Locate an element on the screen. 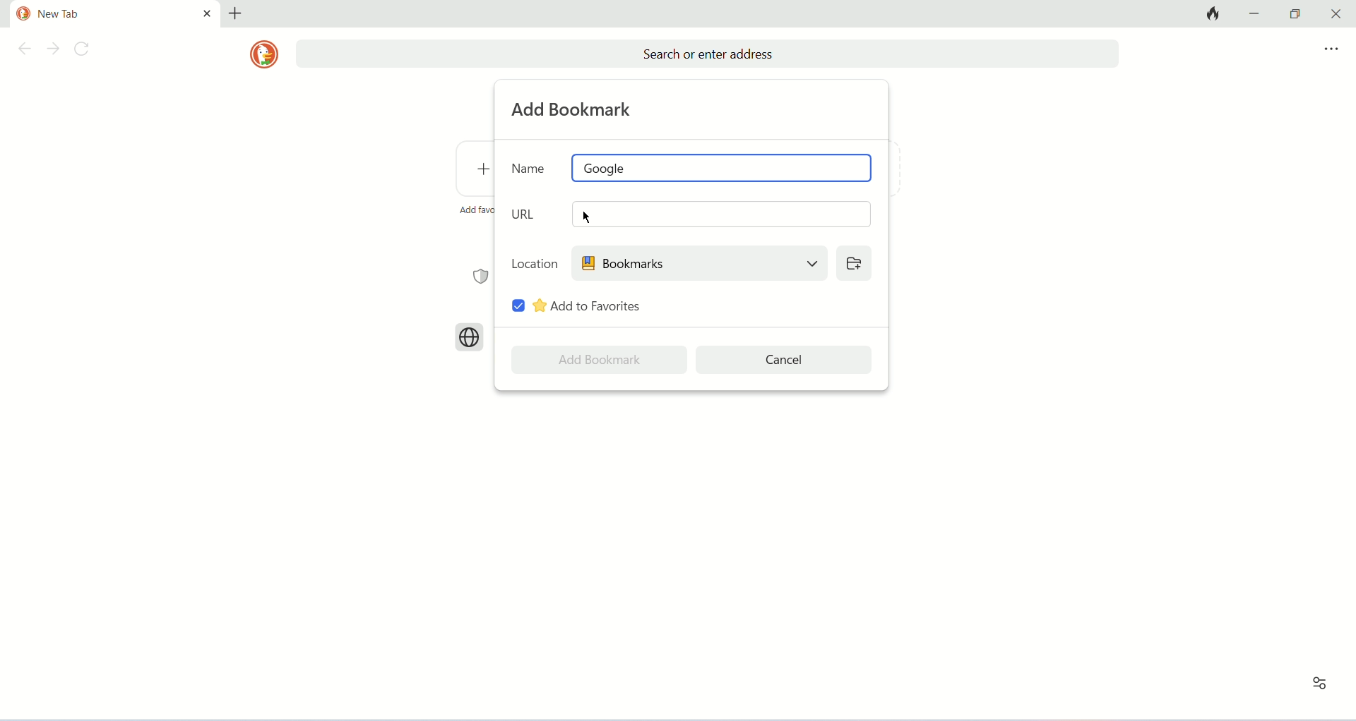  cancel is located at coordinates (785, 360).